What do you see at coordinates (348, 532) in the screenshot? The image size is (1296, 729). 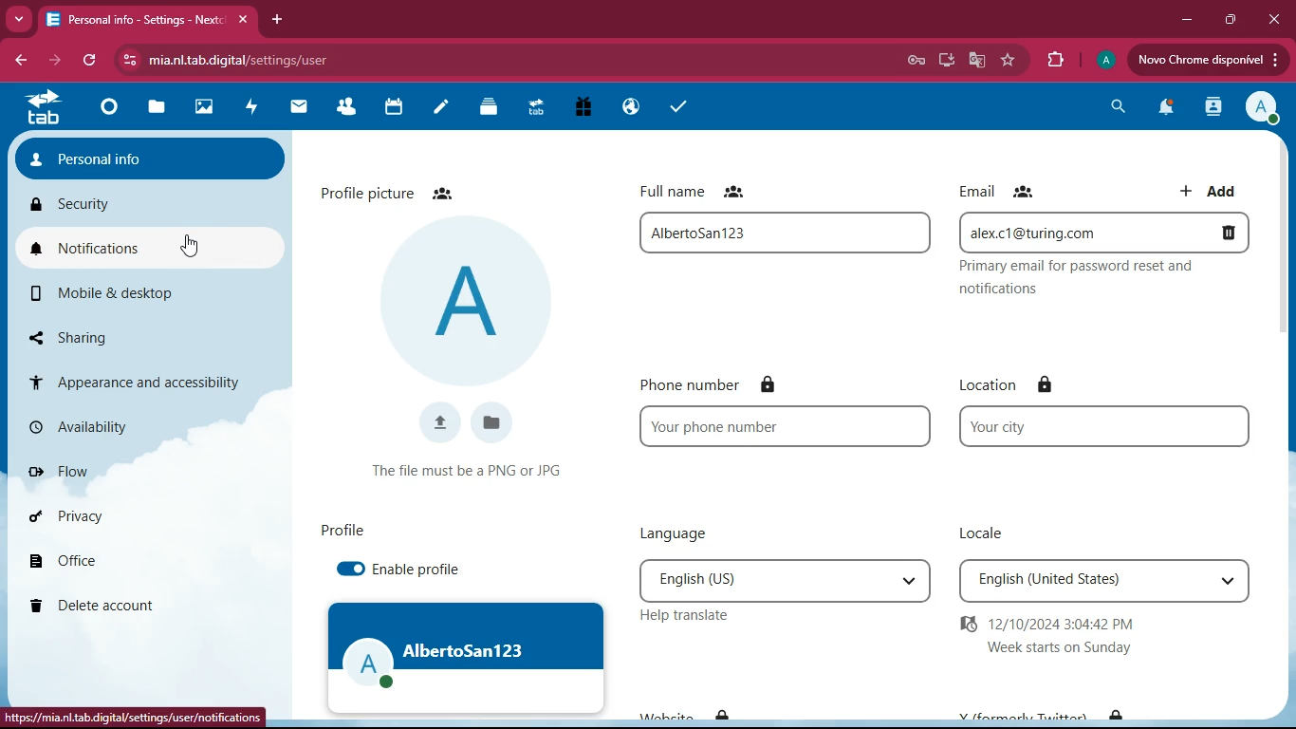 I see `profile` at bounding box center [348, 532].